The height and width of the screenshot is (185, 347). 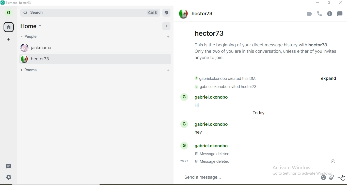 I want to click on jackmama, so click(x=87, y=47).